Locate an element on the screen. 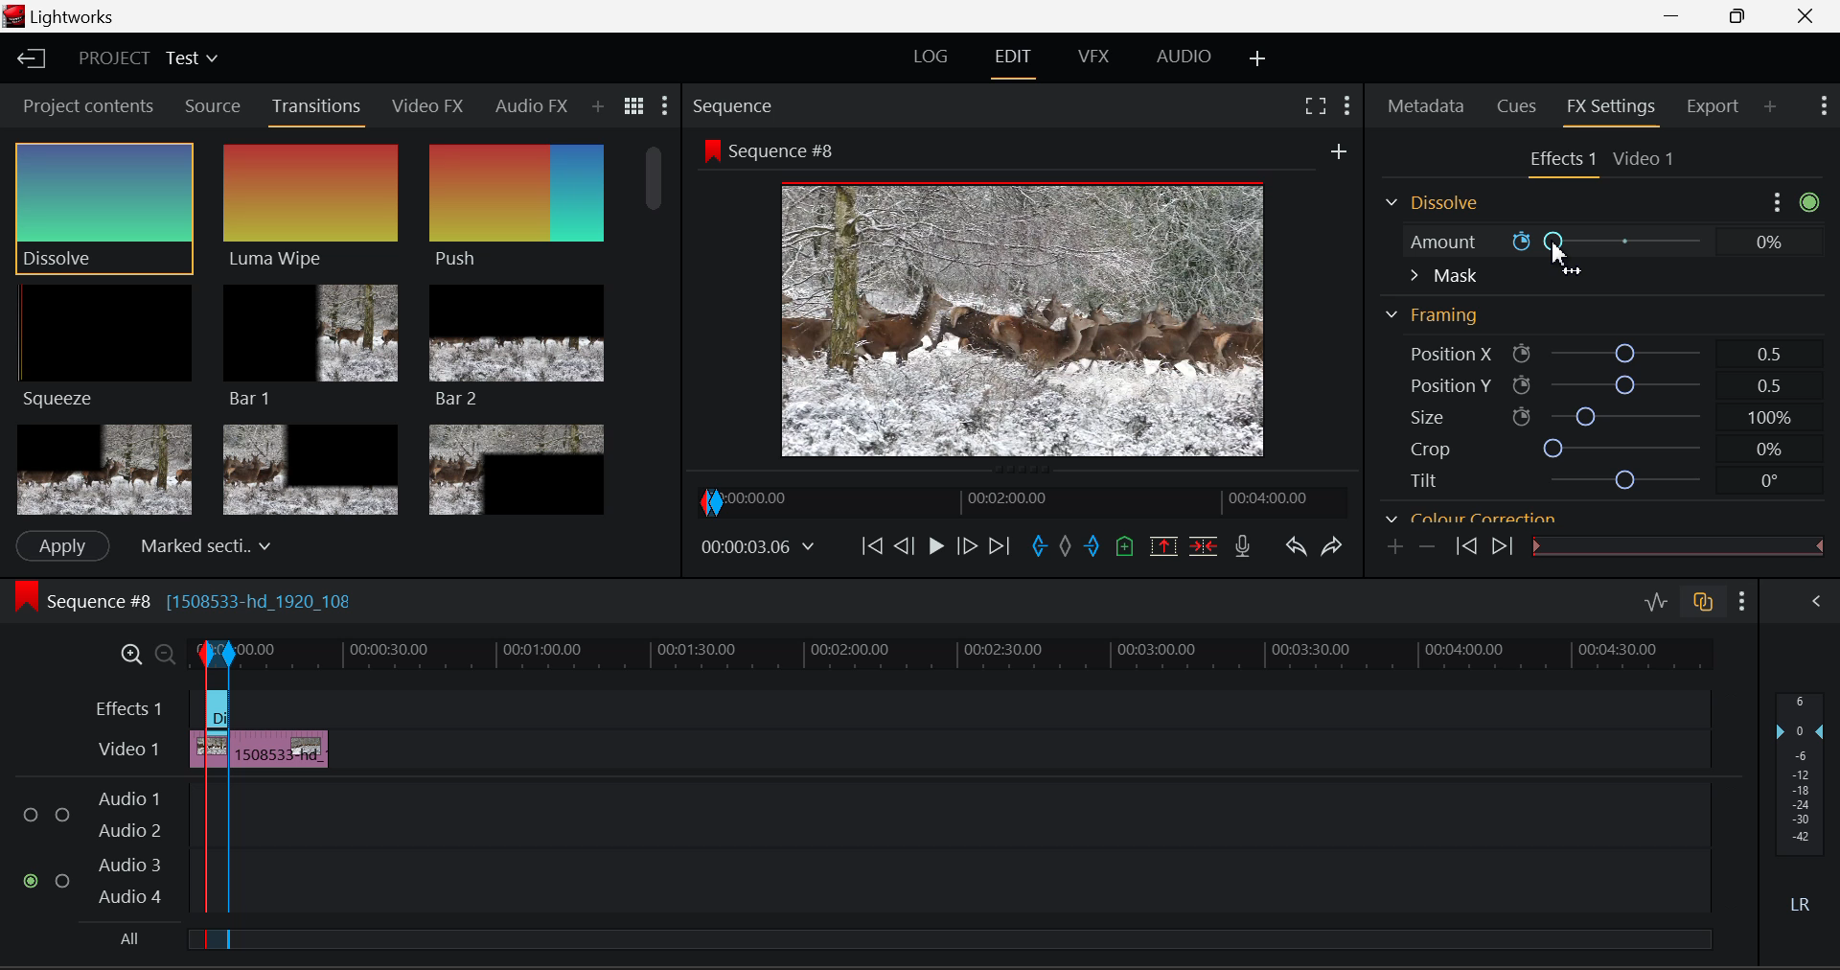  Show Settings is located at coordinates (666, 104).